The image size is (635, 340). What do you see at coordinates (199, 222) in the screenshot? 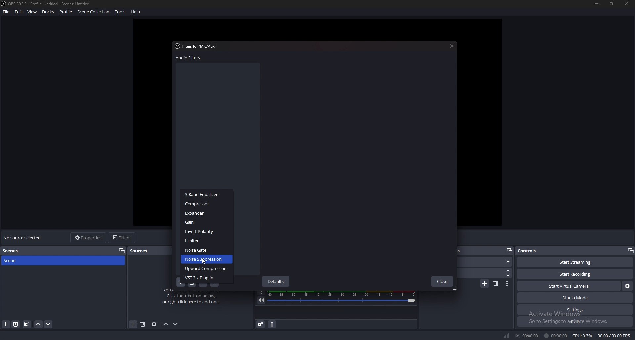
I see `Gain` at bounding box center [199, 222].